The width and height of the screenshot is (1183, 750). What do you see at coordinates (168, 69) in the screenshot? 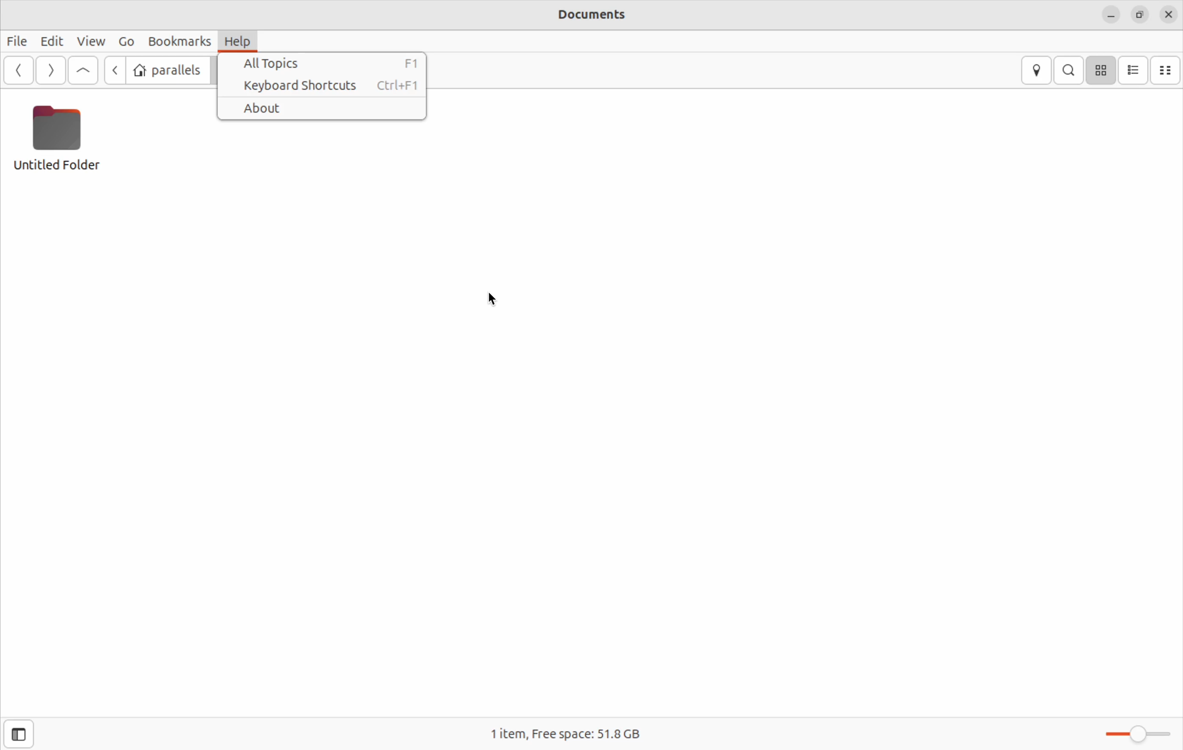
I see `parallels` at bounding box center [168, 69].